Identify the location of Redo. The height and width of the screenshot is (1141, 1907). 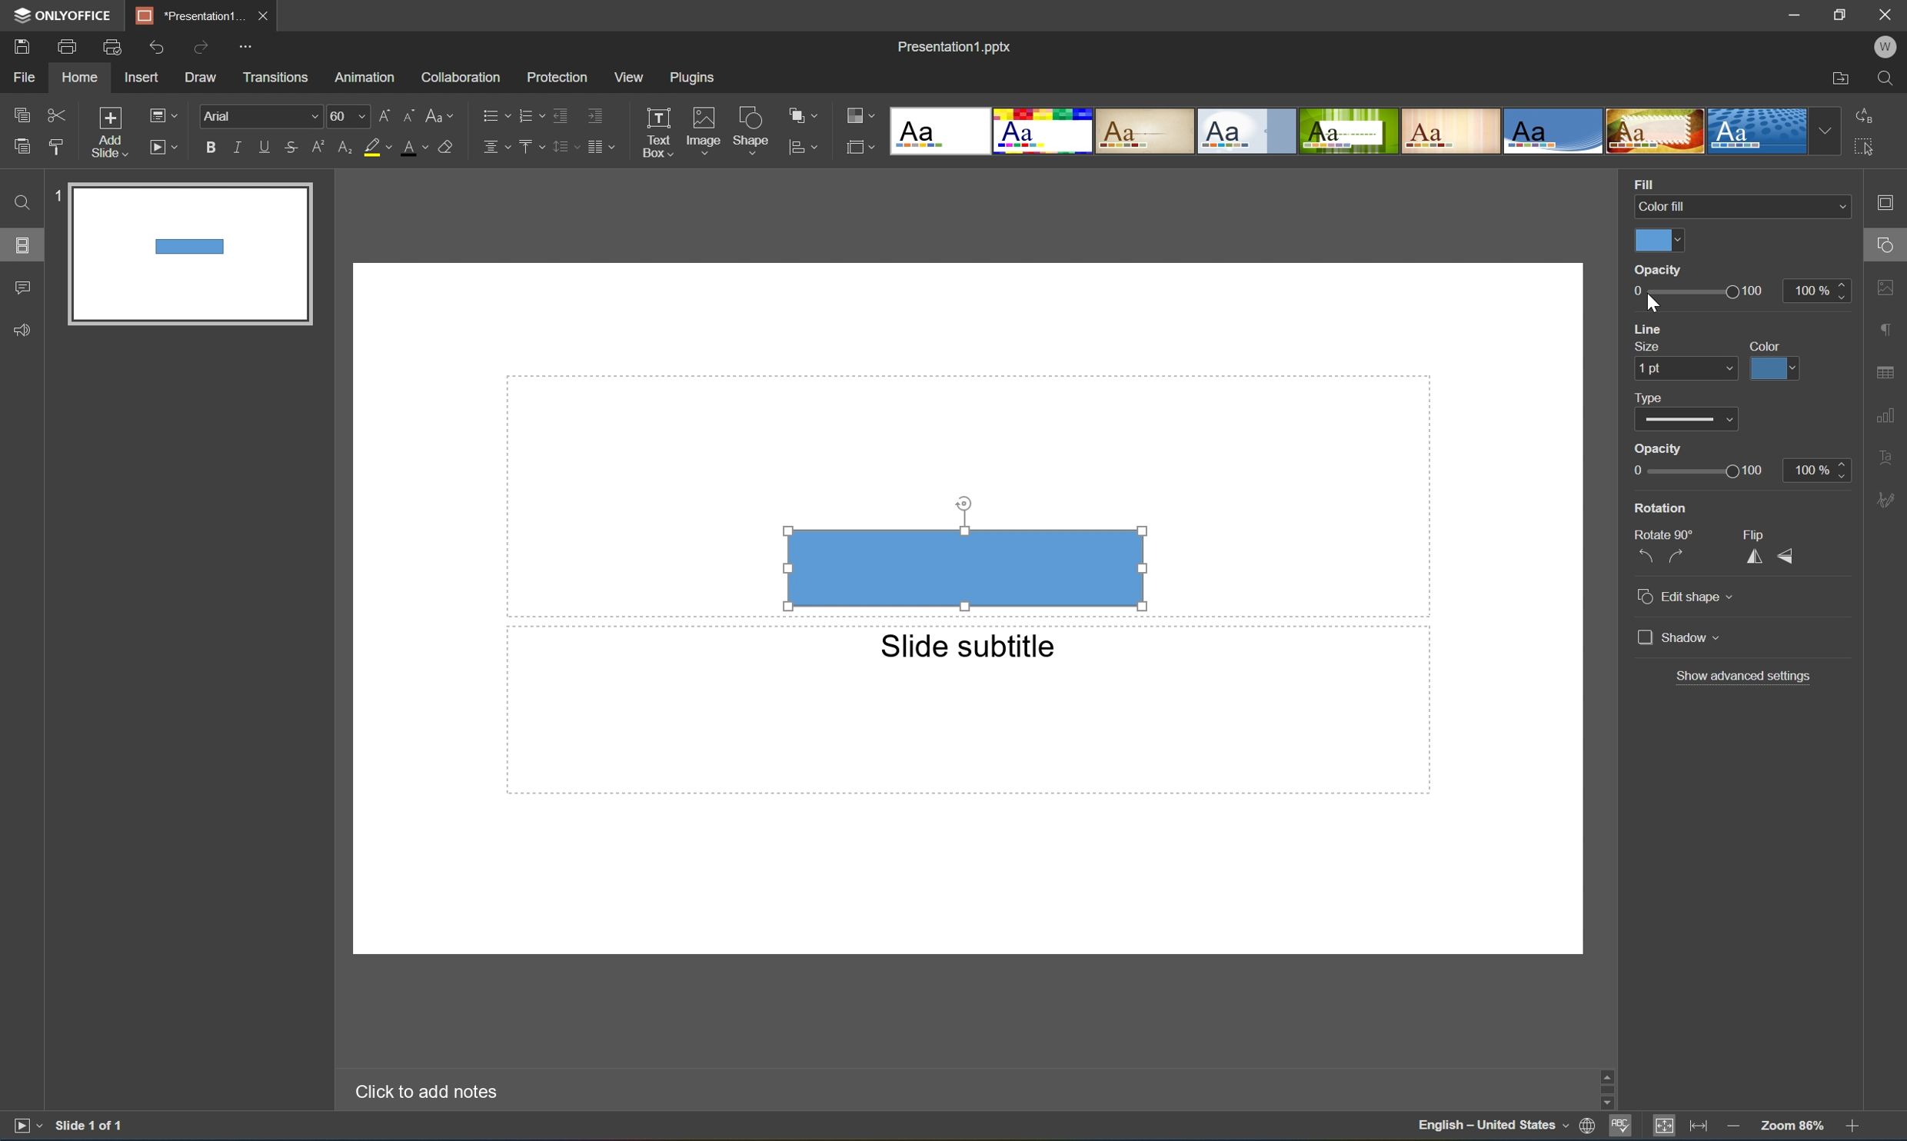
(201, 45).